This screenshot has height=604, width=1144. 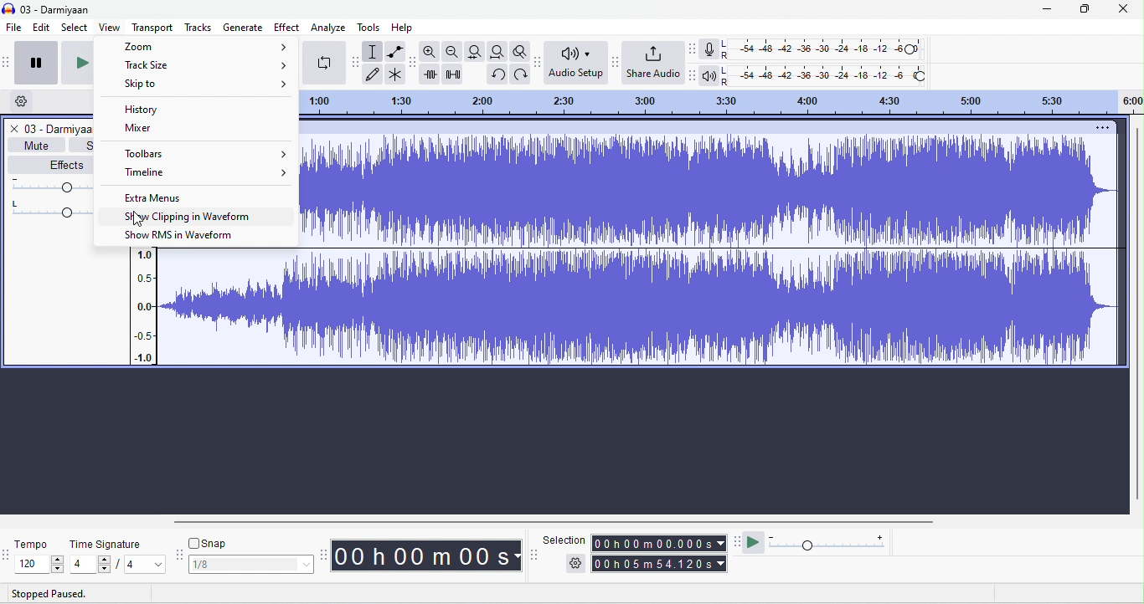 What do you see at coordinates (44, 595) in the screenshot?
I see `stopped paused` at bounding box center [44, 595].